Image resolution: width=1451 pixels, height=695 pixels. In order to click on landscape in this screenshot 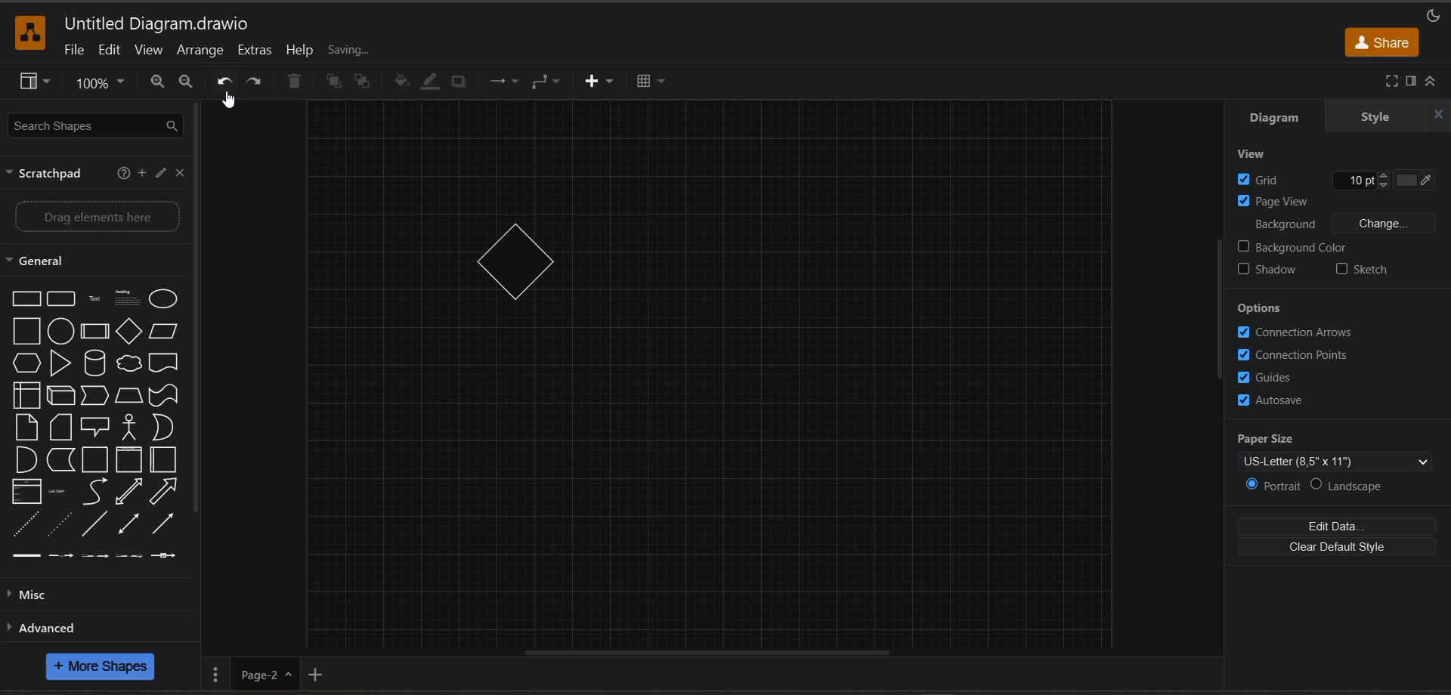, I will do `click(1350, 486)`.